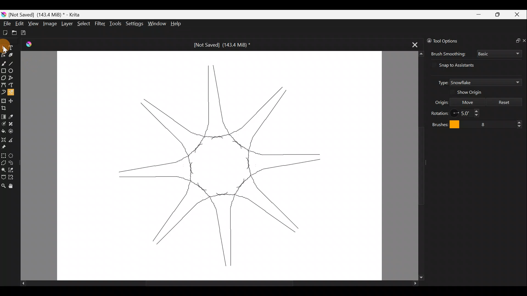  What do you see at coordinates (19, 24) in the screenshot?
I see `Edit` at bounding box center [19, 24].